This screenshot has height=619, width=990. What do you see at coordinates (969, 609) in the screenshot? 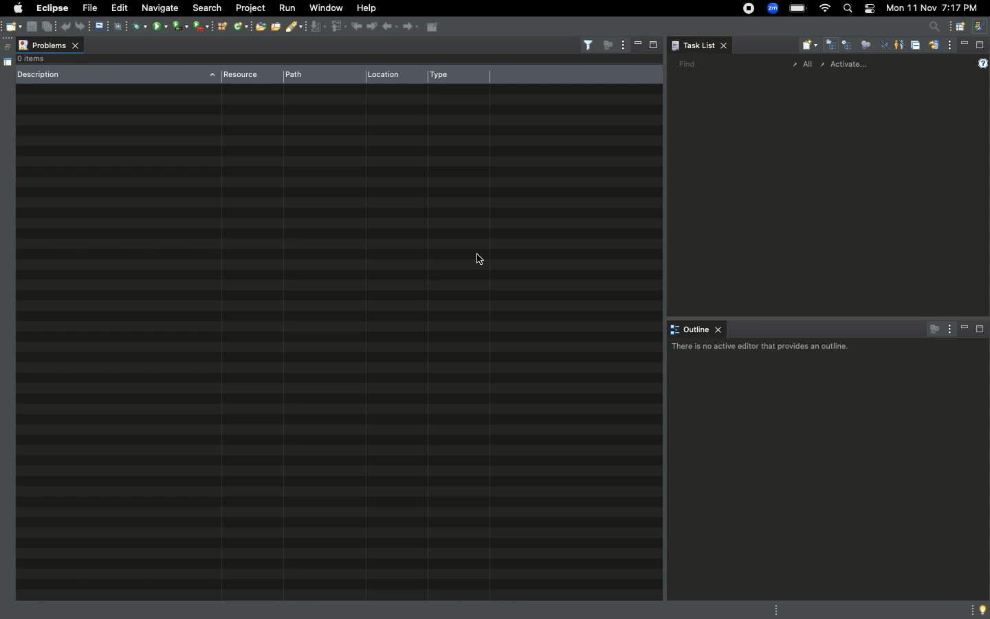
I see `more` at bounding box center [969, 609].